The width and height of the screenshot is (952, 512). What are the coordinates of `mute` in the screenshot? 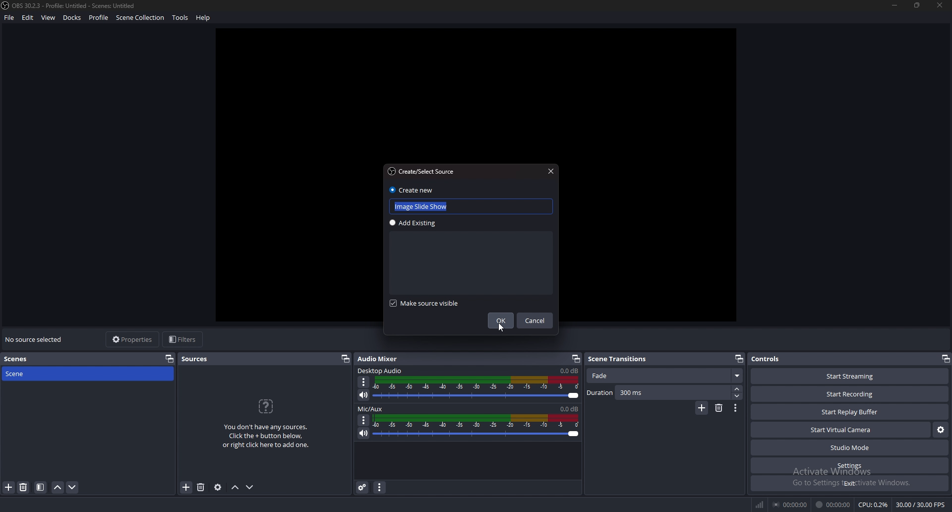 It's located at (364, 433).